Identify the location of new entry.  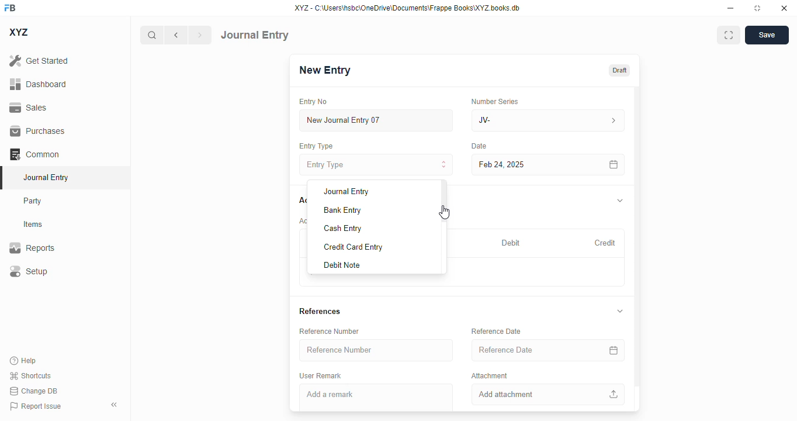
(325, 70).